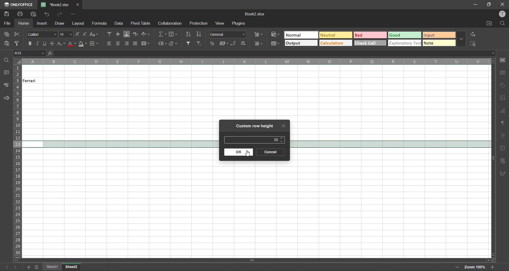  What do you see at coordinates (128, 43) in the screenshot?
I see `align right` at bounding box center [128, 43].